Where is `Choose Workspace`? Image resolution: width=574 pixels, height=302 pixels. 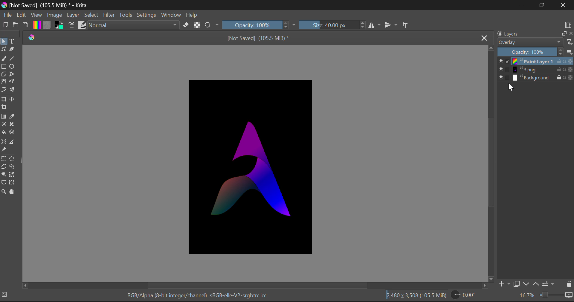 Choose Workspace is located at coordinates (568, 25).